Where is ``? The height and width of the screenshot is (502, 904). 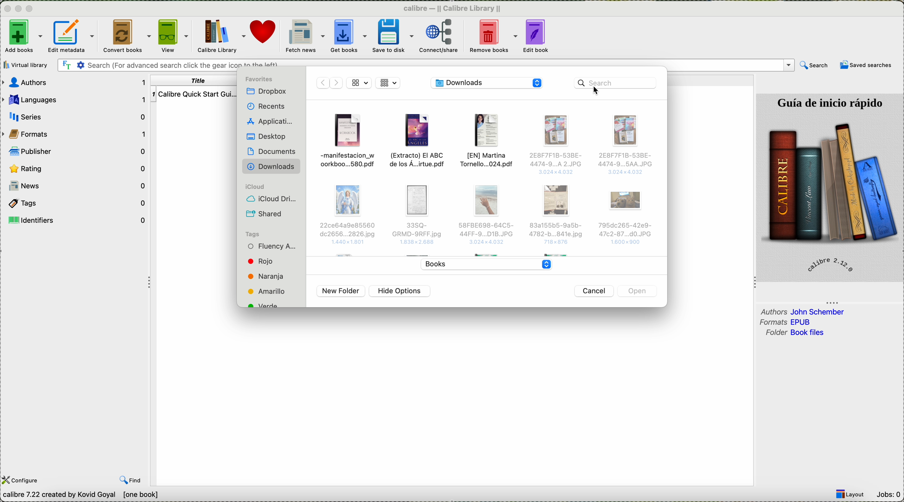  is located at coordinates (346, 220).